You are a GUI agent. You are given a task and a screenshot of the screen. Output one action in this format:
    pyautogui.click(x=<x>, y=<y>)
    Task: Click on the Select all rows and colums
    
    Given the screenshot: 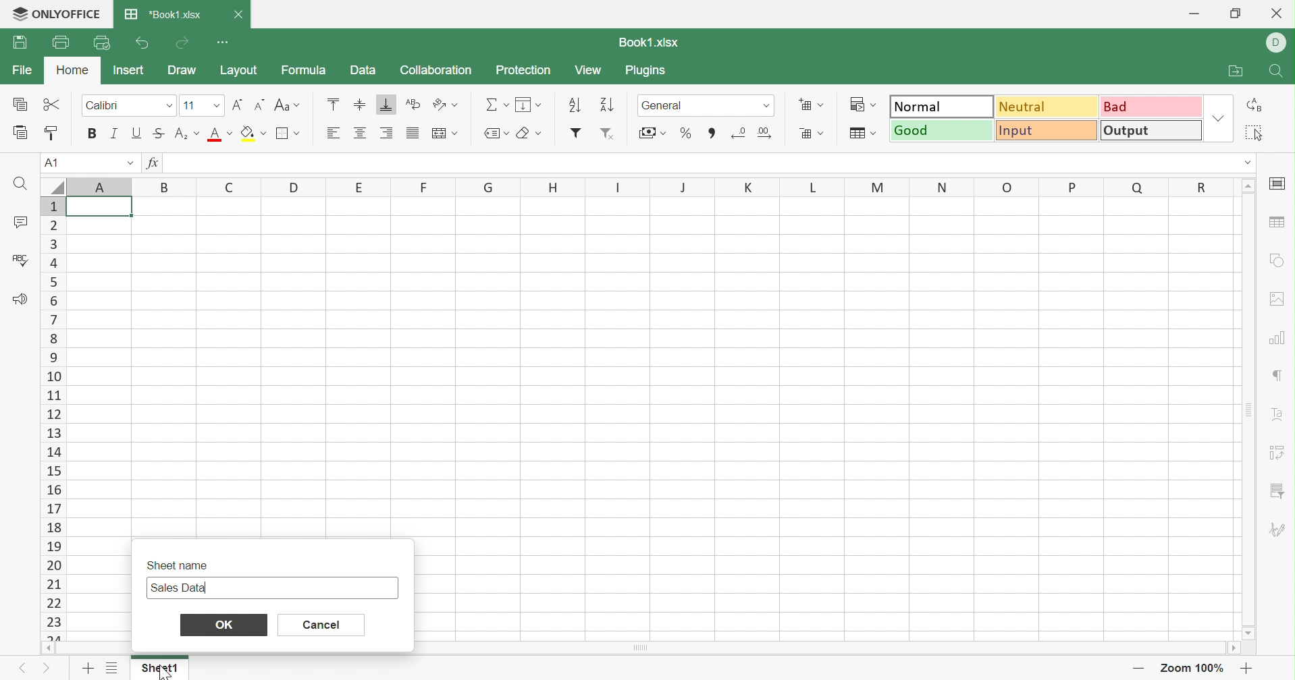 What is the action you would take?
    pyautogui.click(x=52, y=184)
    